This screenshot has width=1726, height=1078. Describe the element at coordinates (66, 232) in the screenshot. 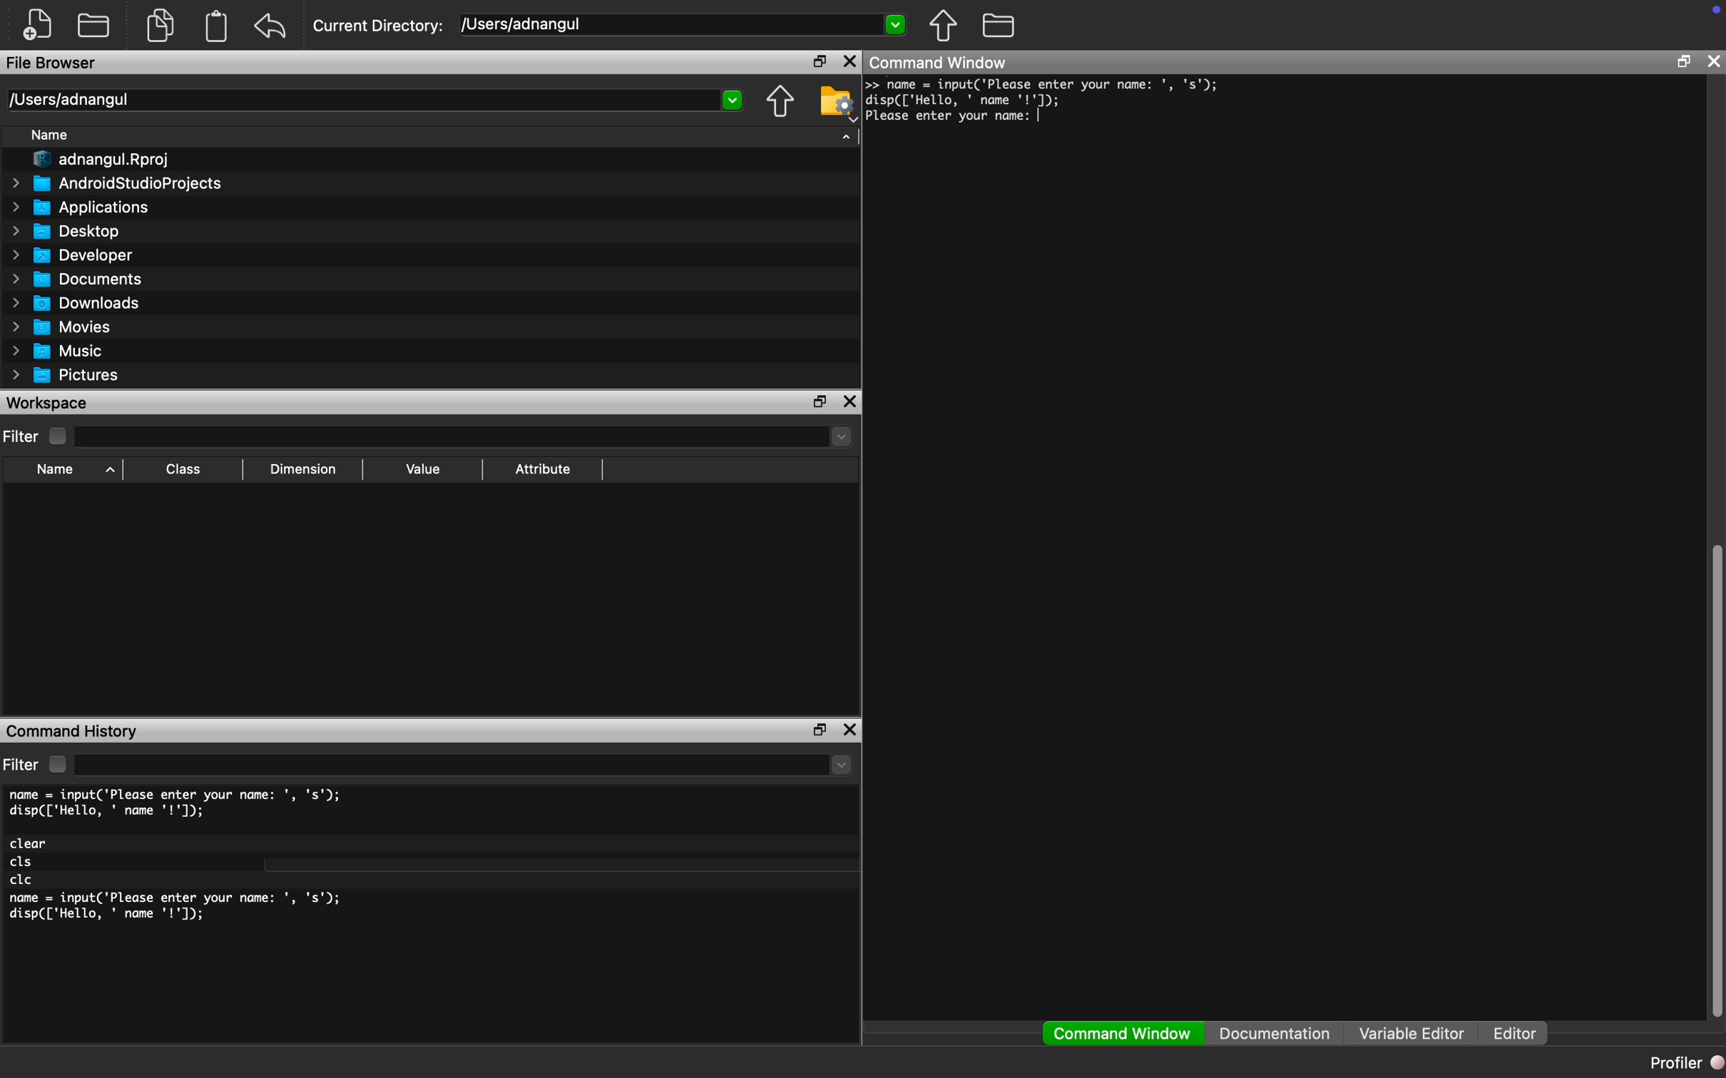

I see `Desktop` at that location.